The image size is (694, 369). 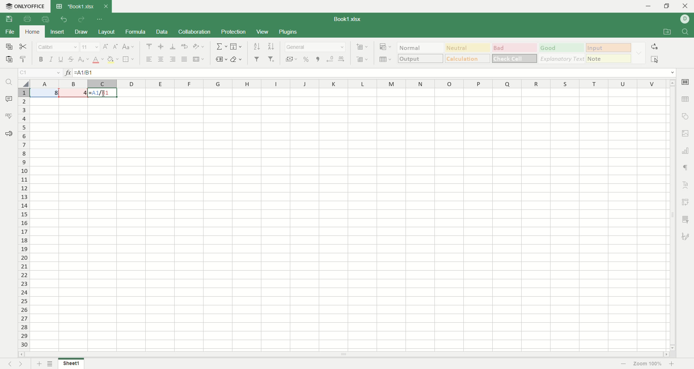 What do you see at coordinates (81, 19) in the screenshot?
I see `redo` at bounding box center [81, 19].